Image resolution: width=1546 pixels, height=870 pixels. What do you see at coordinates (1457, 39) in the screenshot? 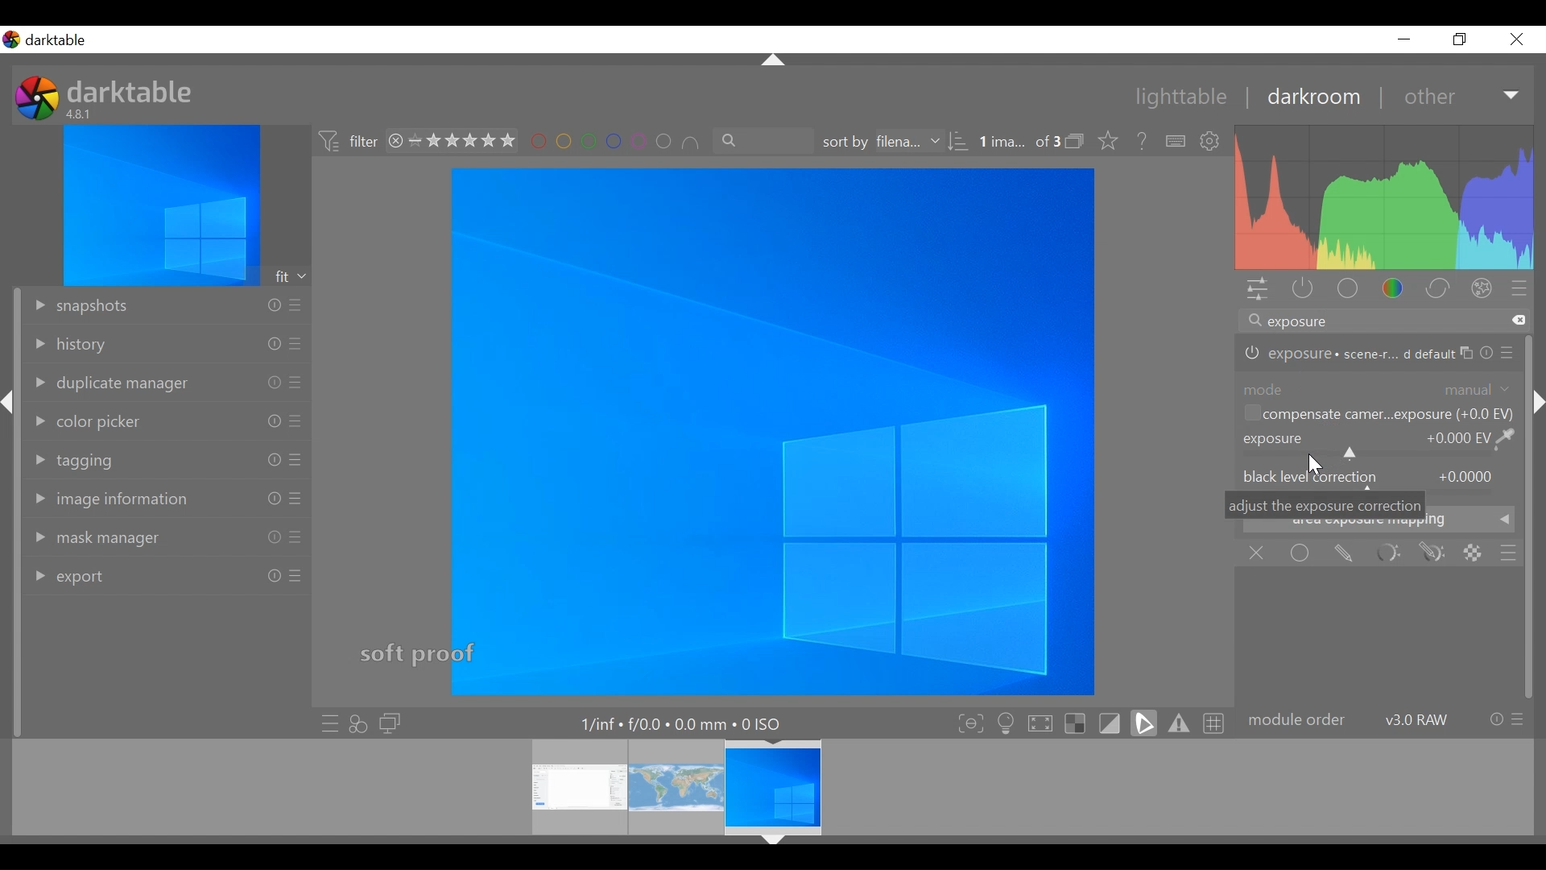
I see `restore` at bounding box center [1457, 39].